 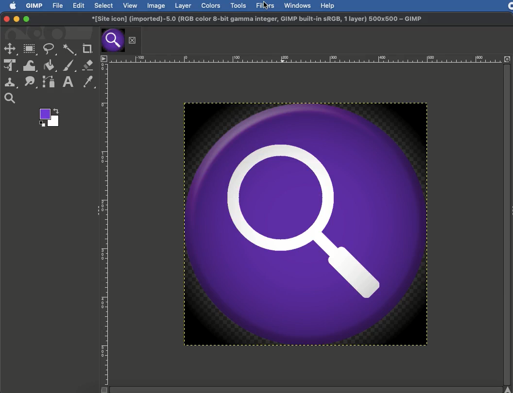 I want to click on Unified transformation, so click(x=10, y=66).